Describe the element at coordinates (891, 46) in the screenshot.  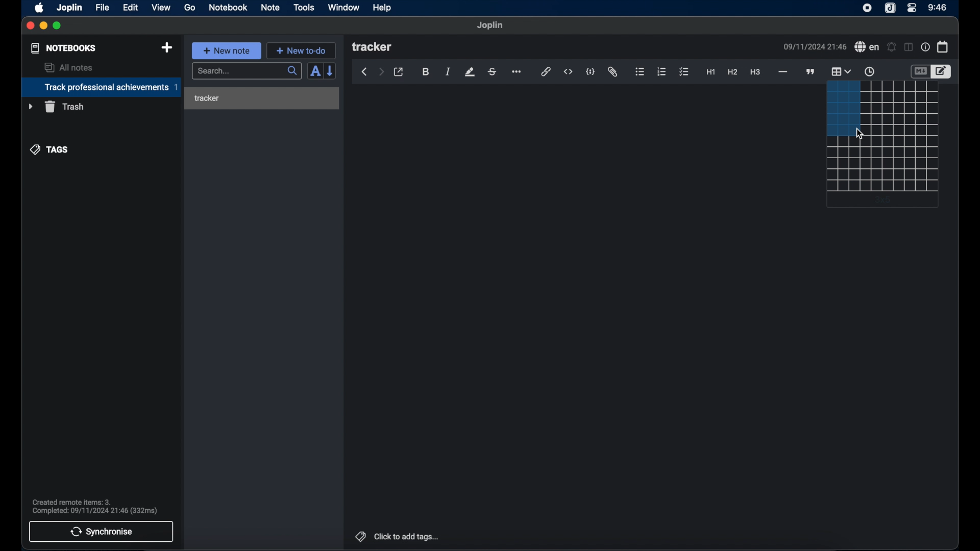
I see `set alarm` at that location.